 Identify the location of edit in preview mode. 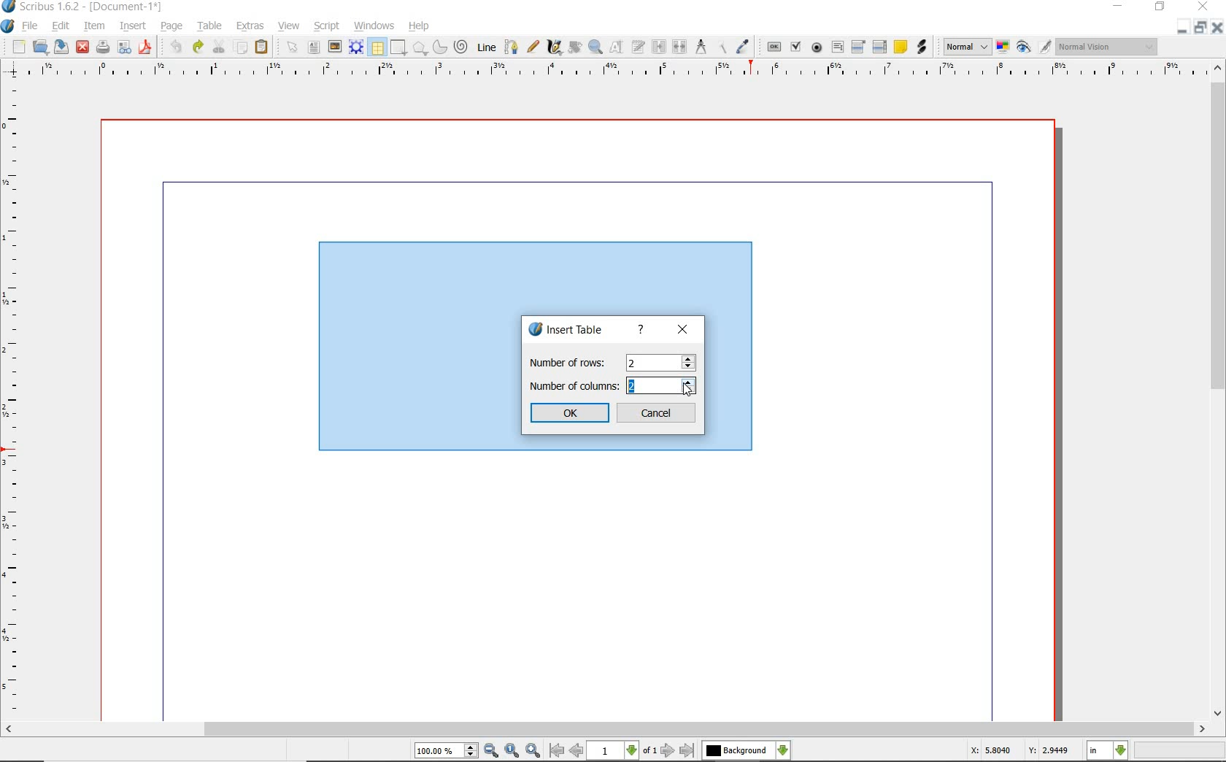
(1044, 47).